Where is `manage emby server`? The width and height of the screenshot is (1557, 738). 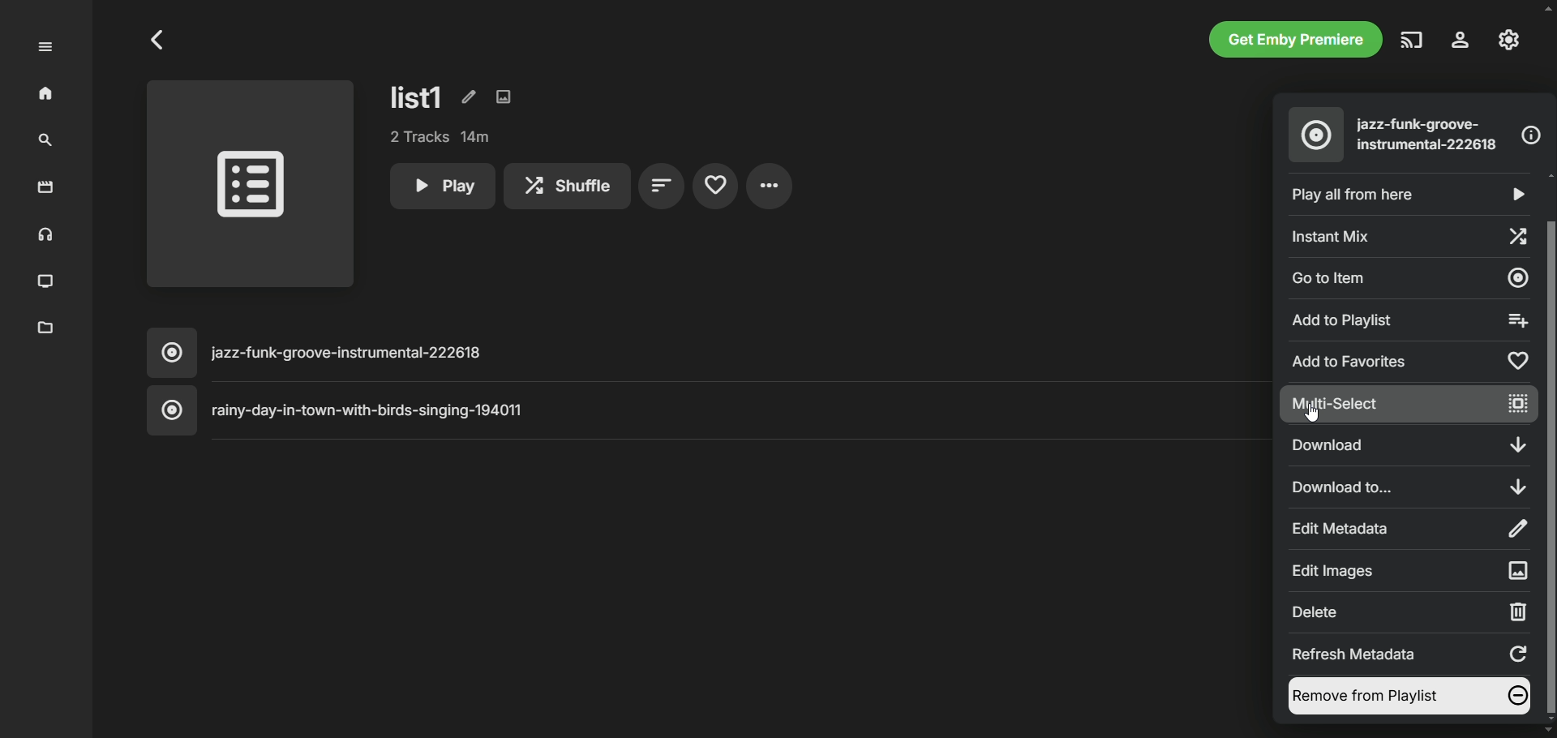
manage emby server is located at coordinates (1509, 40).